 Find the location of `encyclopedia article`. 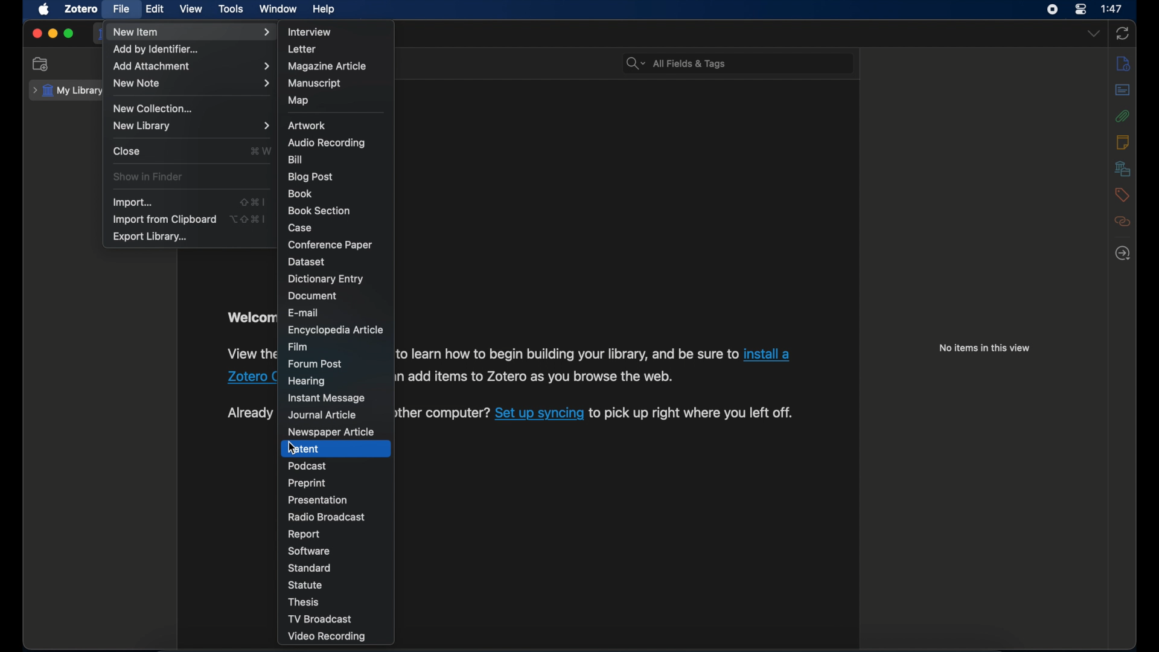

encyclopedia article is located at coordinates (334, 330).